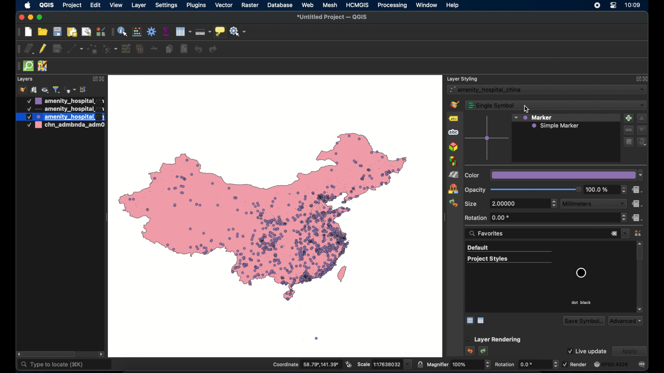  Describe the element at coordinates (637, 203) in the screenshot. I see `data defined override` at that location.